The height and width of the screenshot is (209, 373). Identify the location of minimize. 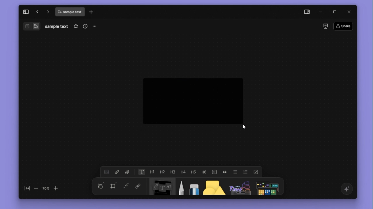
(322, 12).